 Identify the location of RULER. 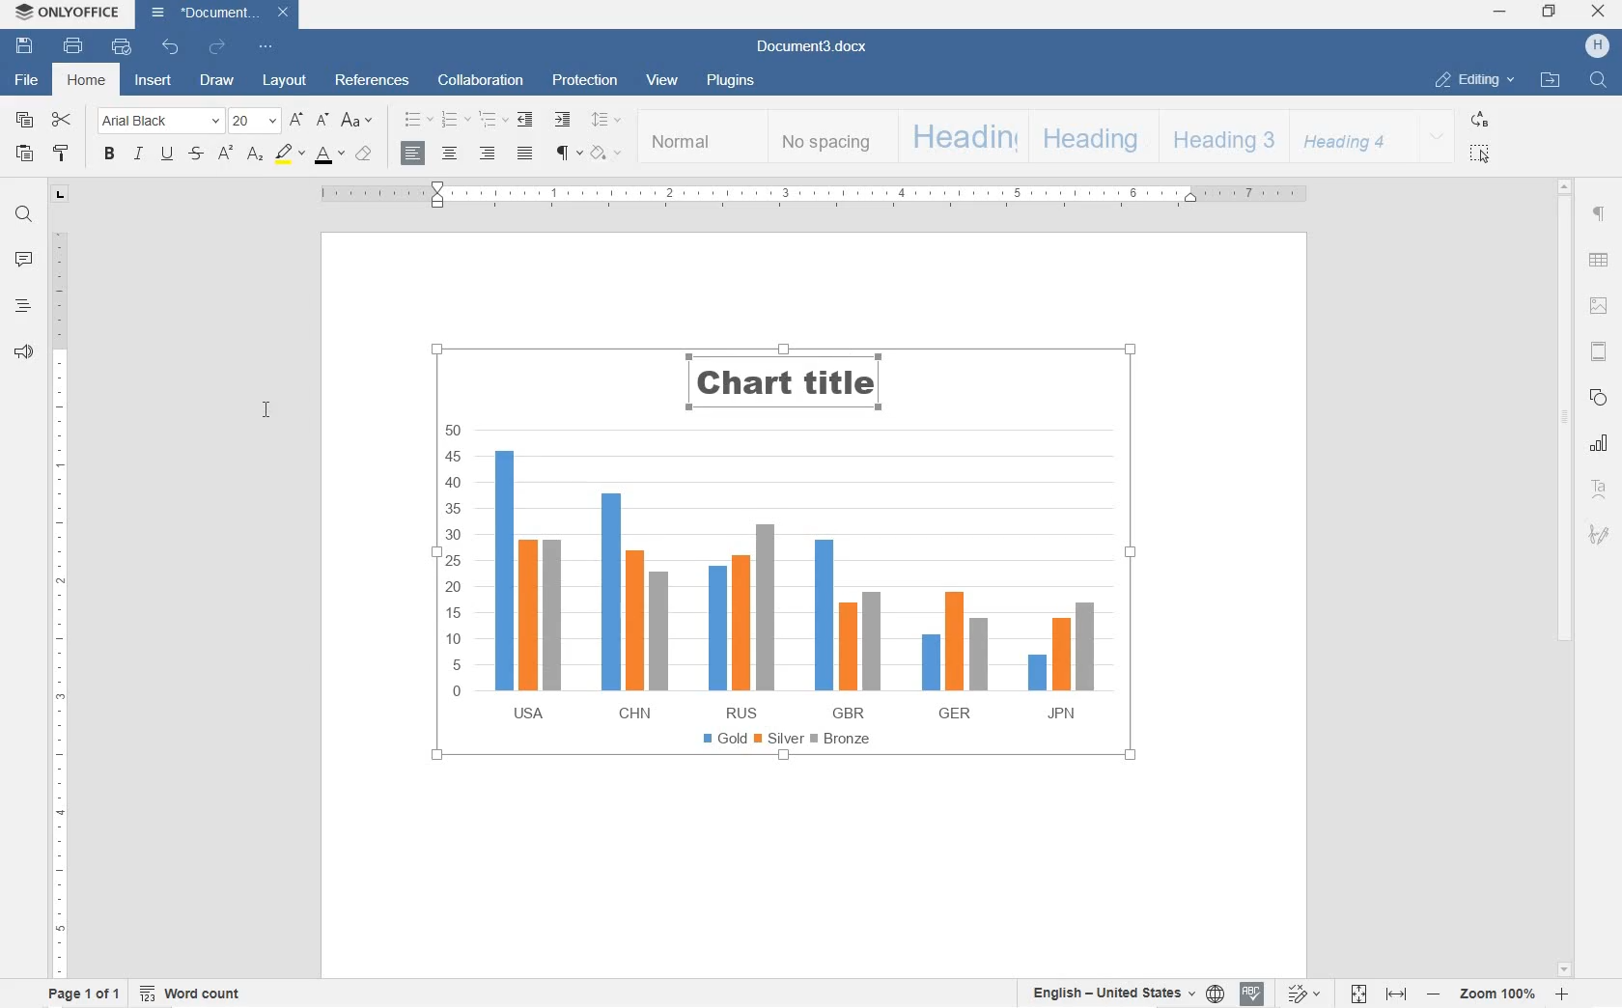
(59, 601).